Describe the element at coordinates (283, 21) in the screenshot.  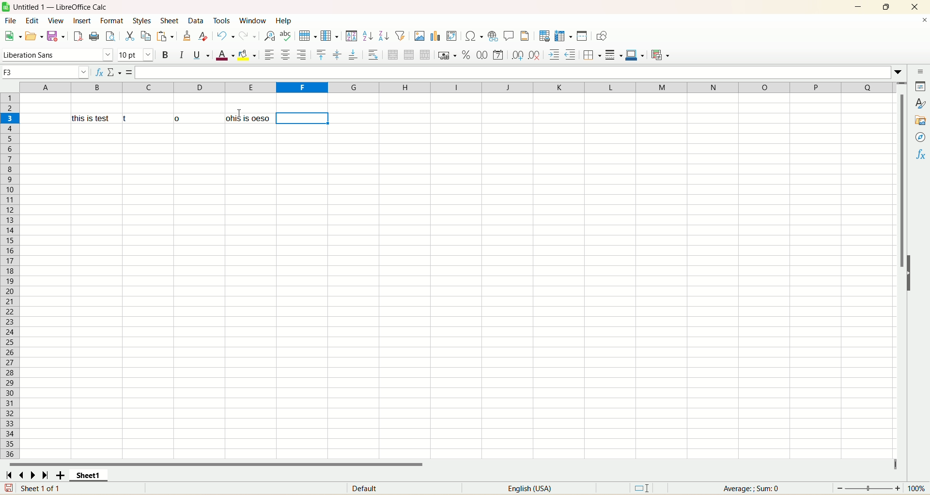
I see `help` at that location.